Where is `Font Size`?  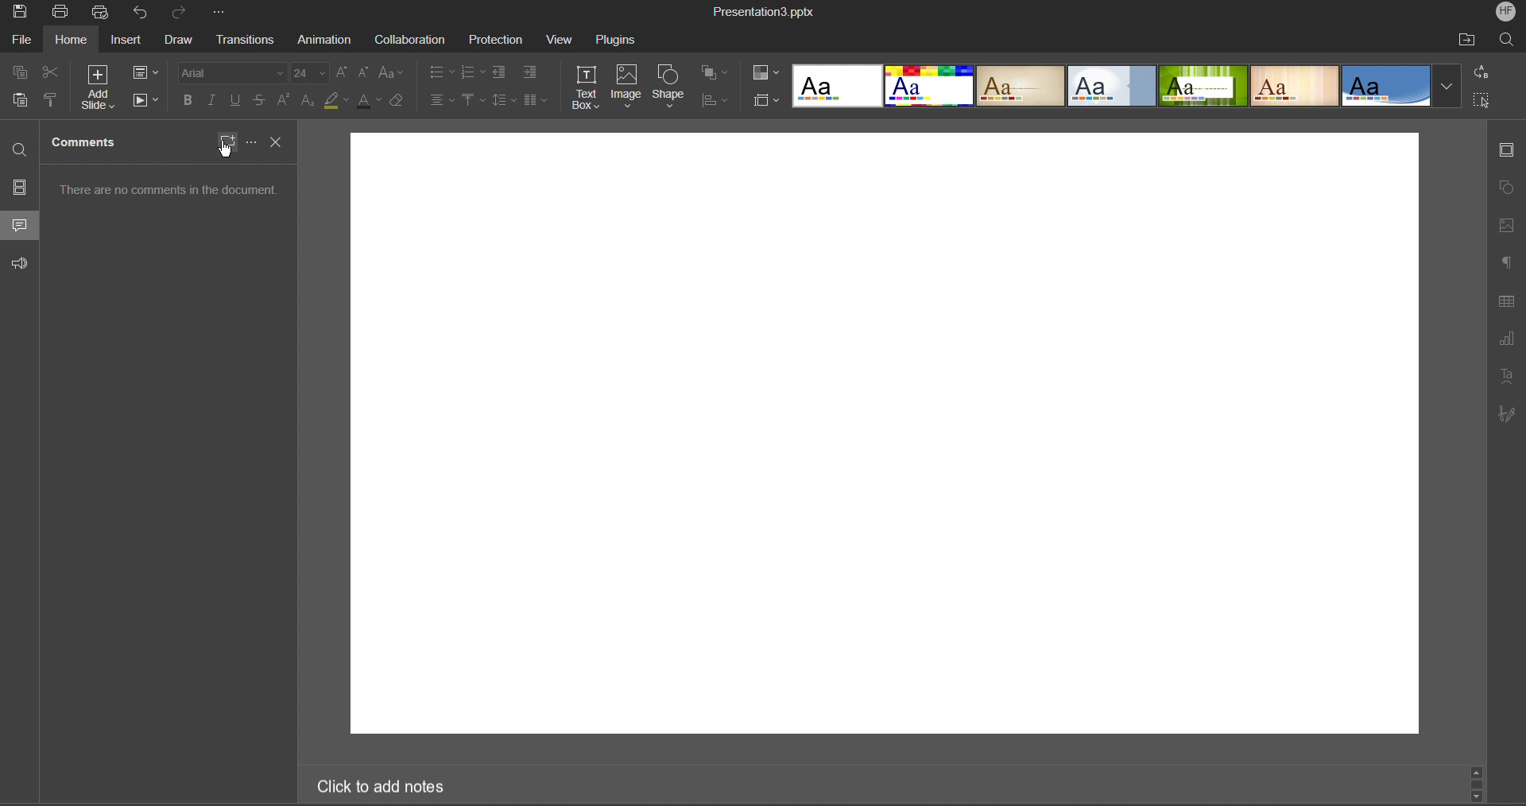 Font Size is located at coordinates (311, 74).